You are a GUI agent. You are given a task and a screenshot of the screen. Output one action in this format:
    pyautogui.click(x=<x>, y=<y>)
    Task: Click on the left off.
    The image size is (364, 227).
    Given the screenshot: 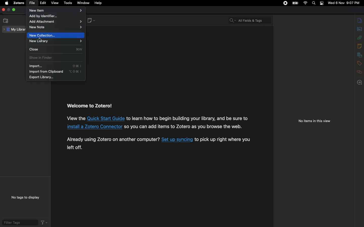 What is the action you would take?
    pyautogui.click(x=75, y=147)
    